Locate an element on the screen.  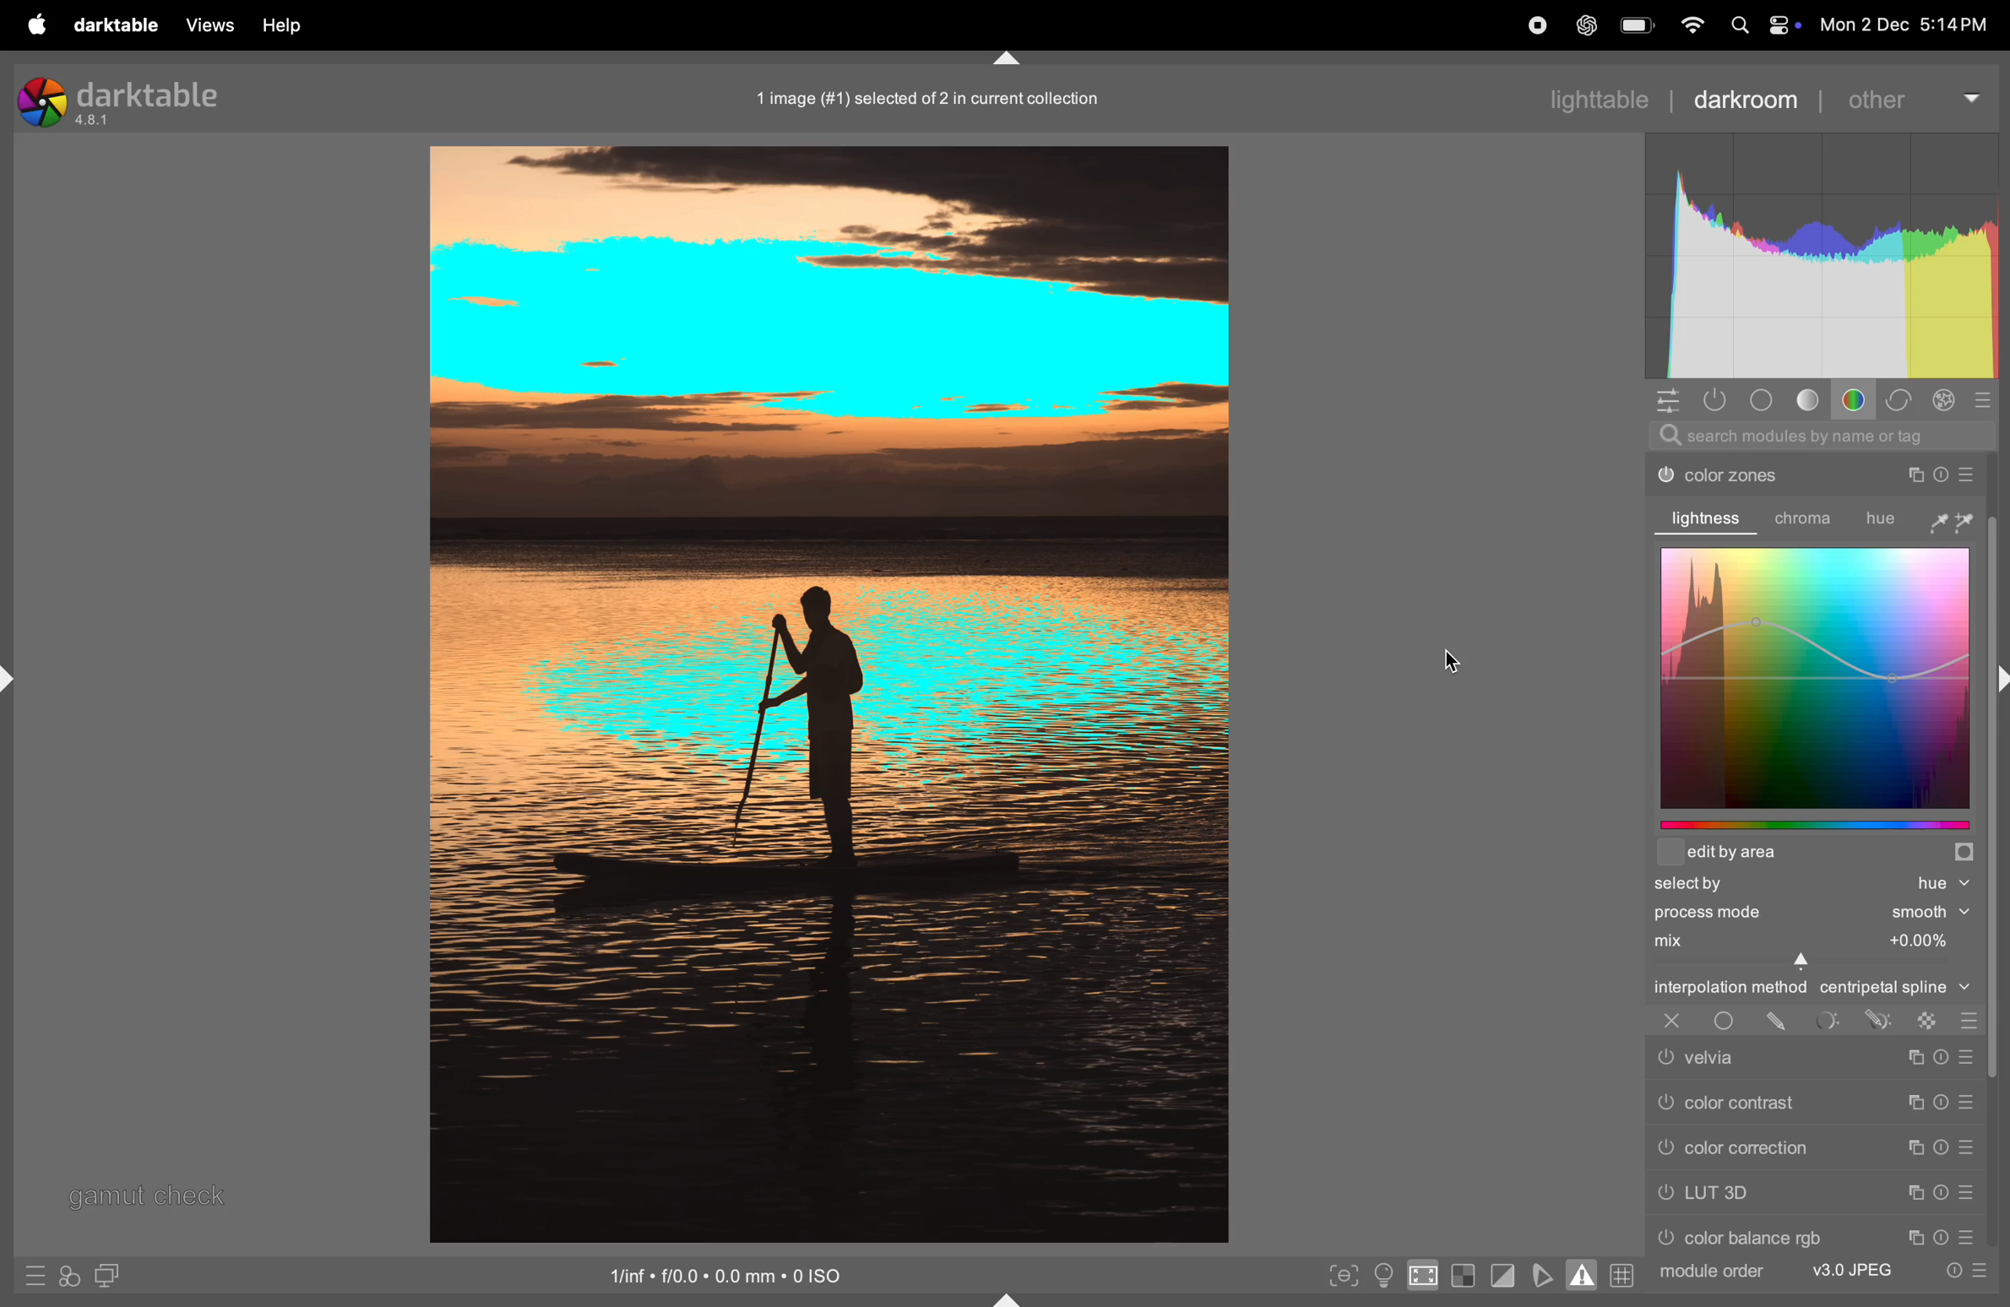
 is located at coordinates (1855, 399).